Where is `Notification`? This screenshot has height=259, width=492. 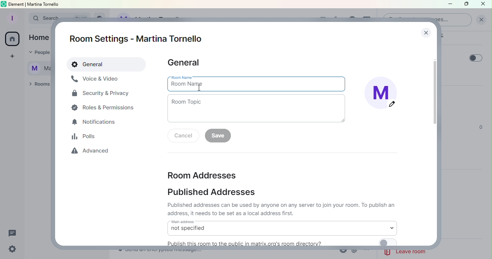
Notification is located at coordinates (95, 123).